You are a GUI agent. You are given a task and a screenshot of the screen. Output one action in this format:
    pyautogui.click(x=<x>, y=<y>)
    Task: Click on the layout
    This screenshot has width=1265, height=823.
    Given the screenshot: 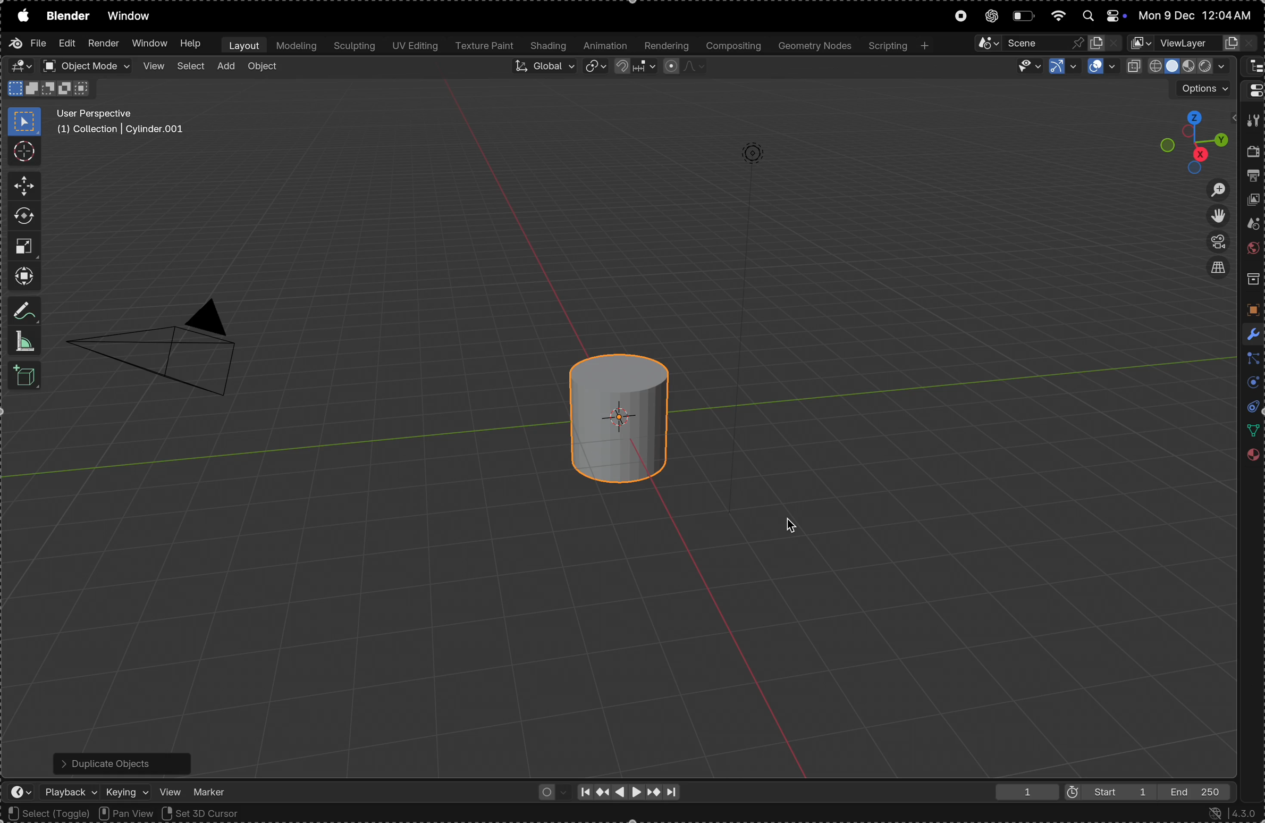 What is the action you would take?
    pyautogui.click(x=241, y=45)
    